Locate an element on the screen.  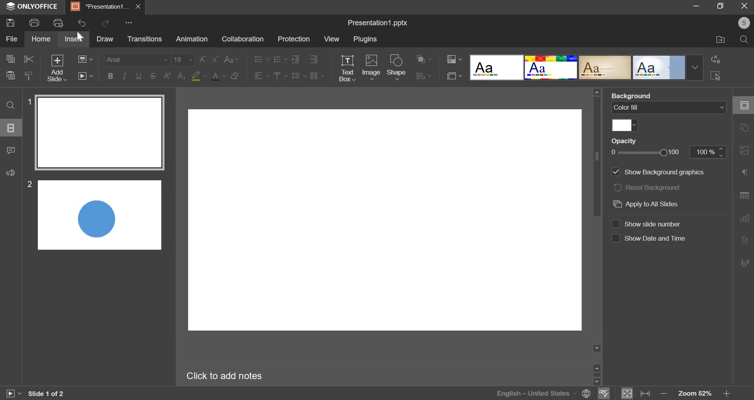
select is located at coordinates (717, 76).